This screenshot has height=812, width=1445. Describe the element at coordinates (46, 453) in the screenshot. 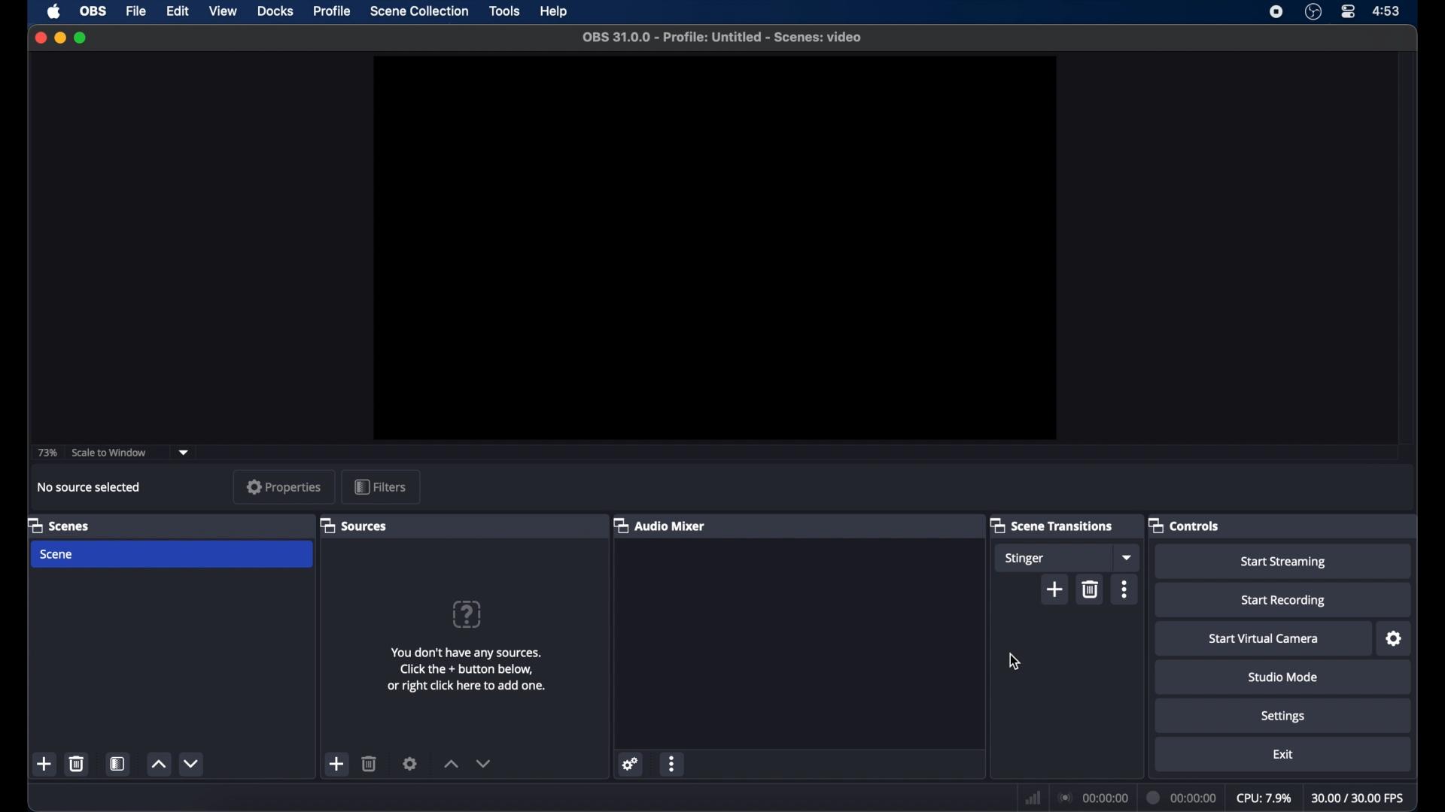

I see `73%` at that location.